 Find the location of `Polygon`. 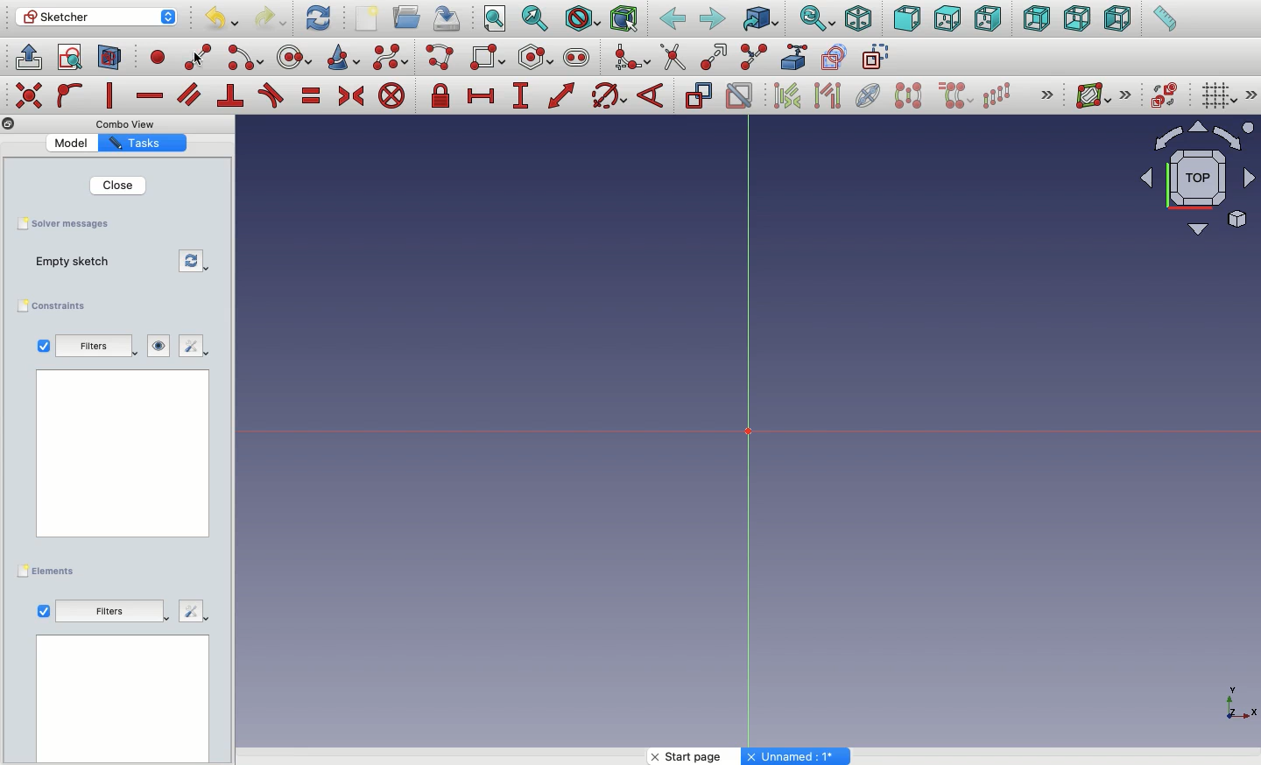

Polygon is located at coordinates (537, 58).